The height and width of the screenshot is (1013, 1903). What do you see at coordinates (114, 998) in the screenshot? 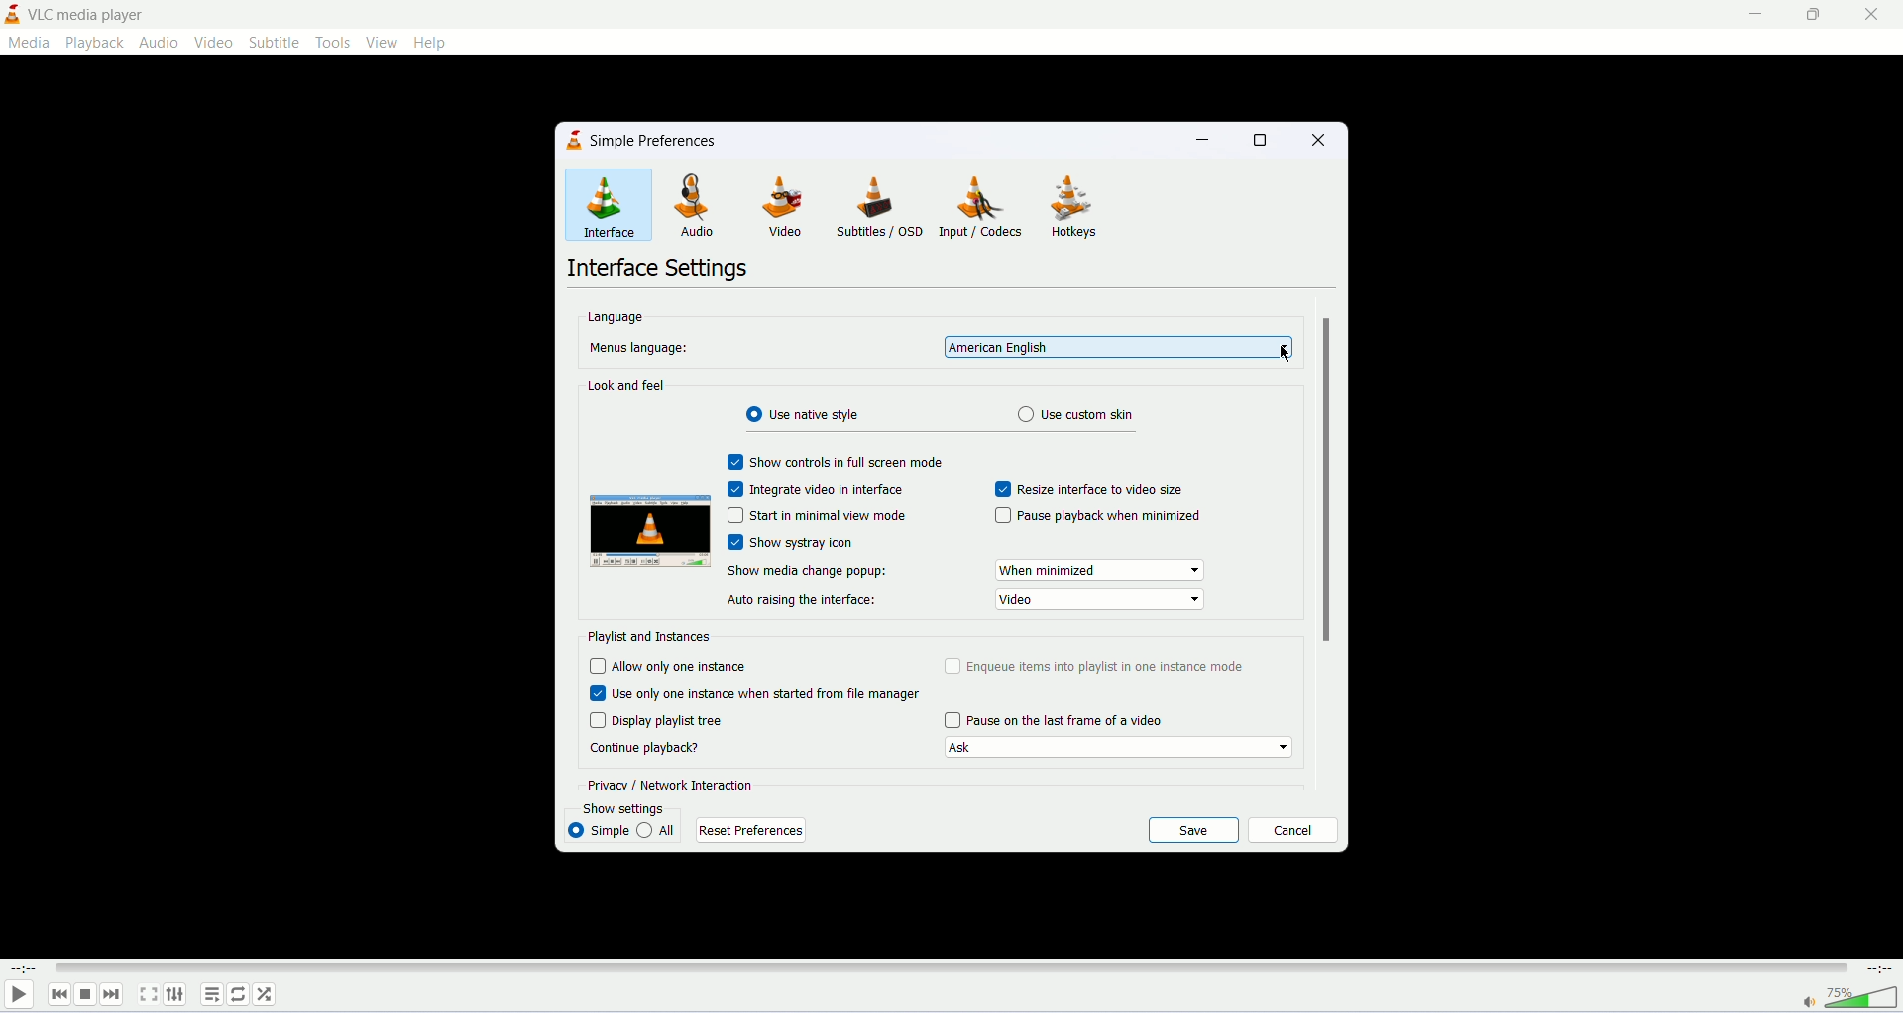
I see `next` at bounding box center [114, 998].